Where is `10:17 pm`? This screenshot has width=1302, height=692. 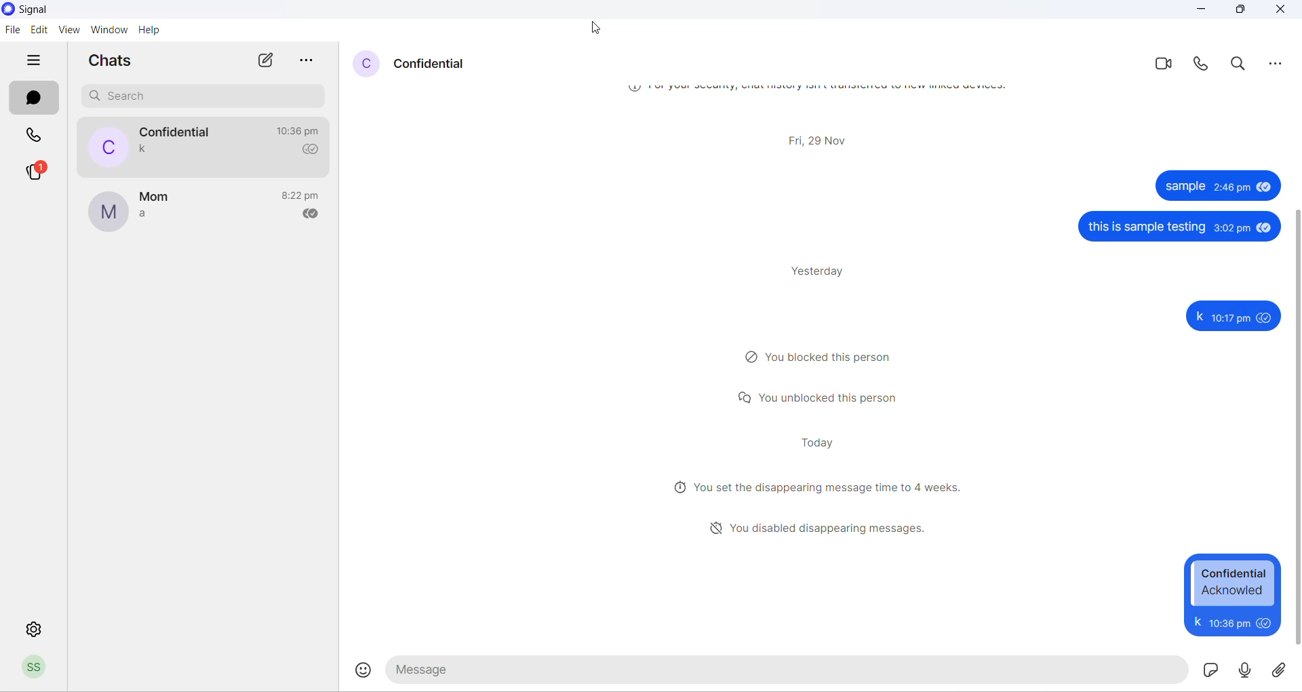
10:17 pm is located at coordinates (1231, 319).